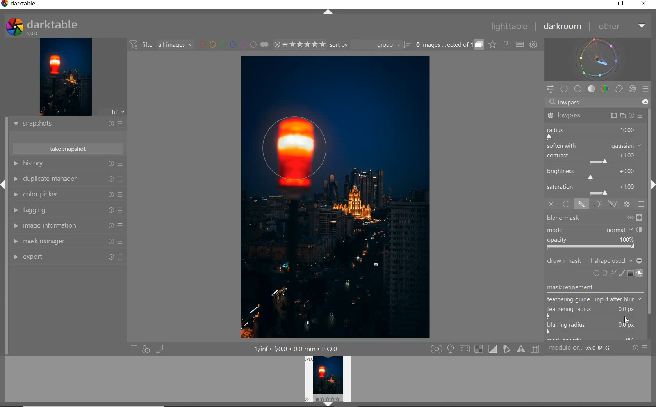  What do you see at coordinates (594, 232) in the screenshot?
I see `BLEND MASK` at bounding box center [594, 232].